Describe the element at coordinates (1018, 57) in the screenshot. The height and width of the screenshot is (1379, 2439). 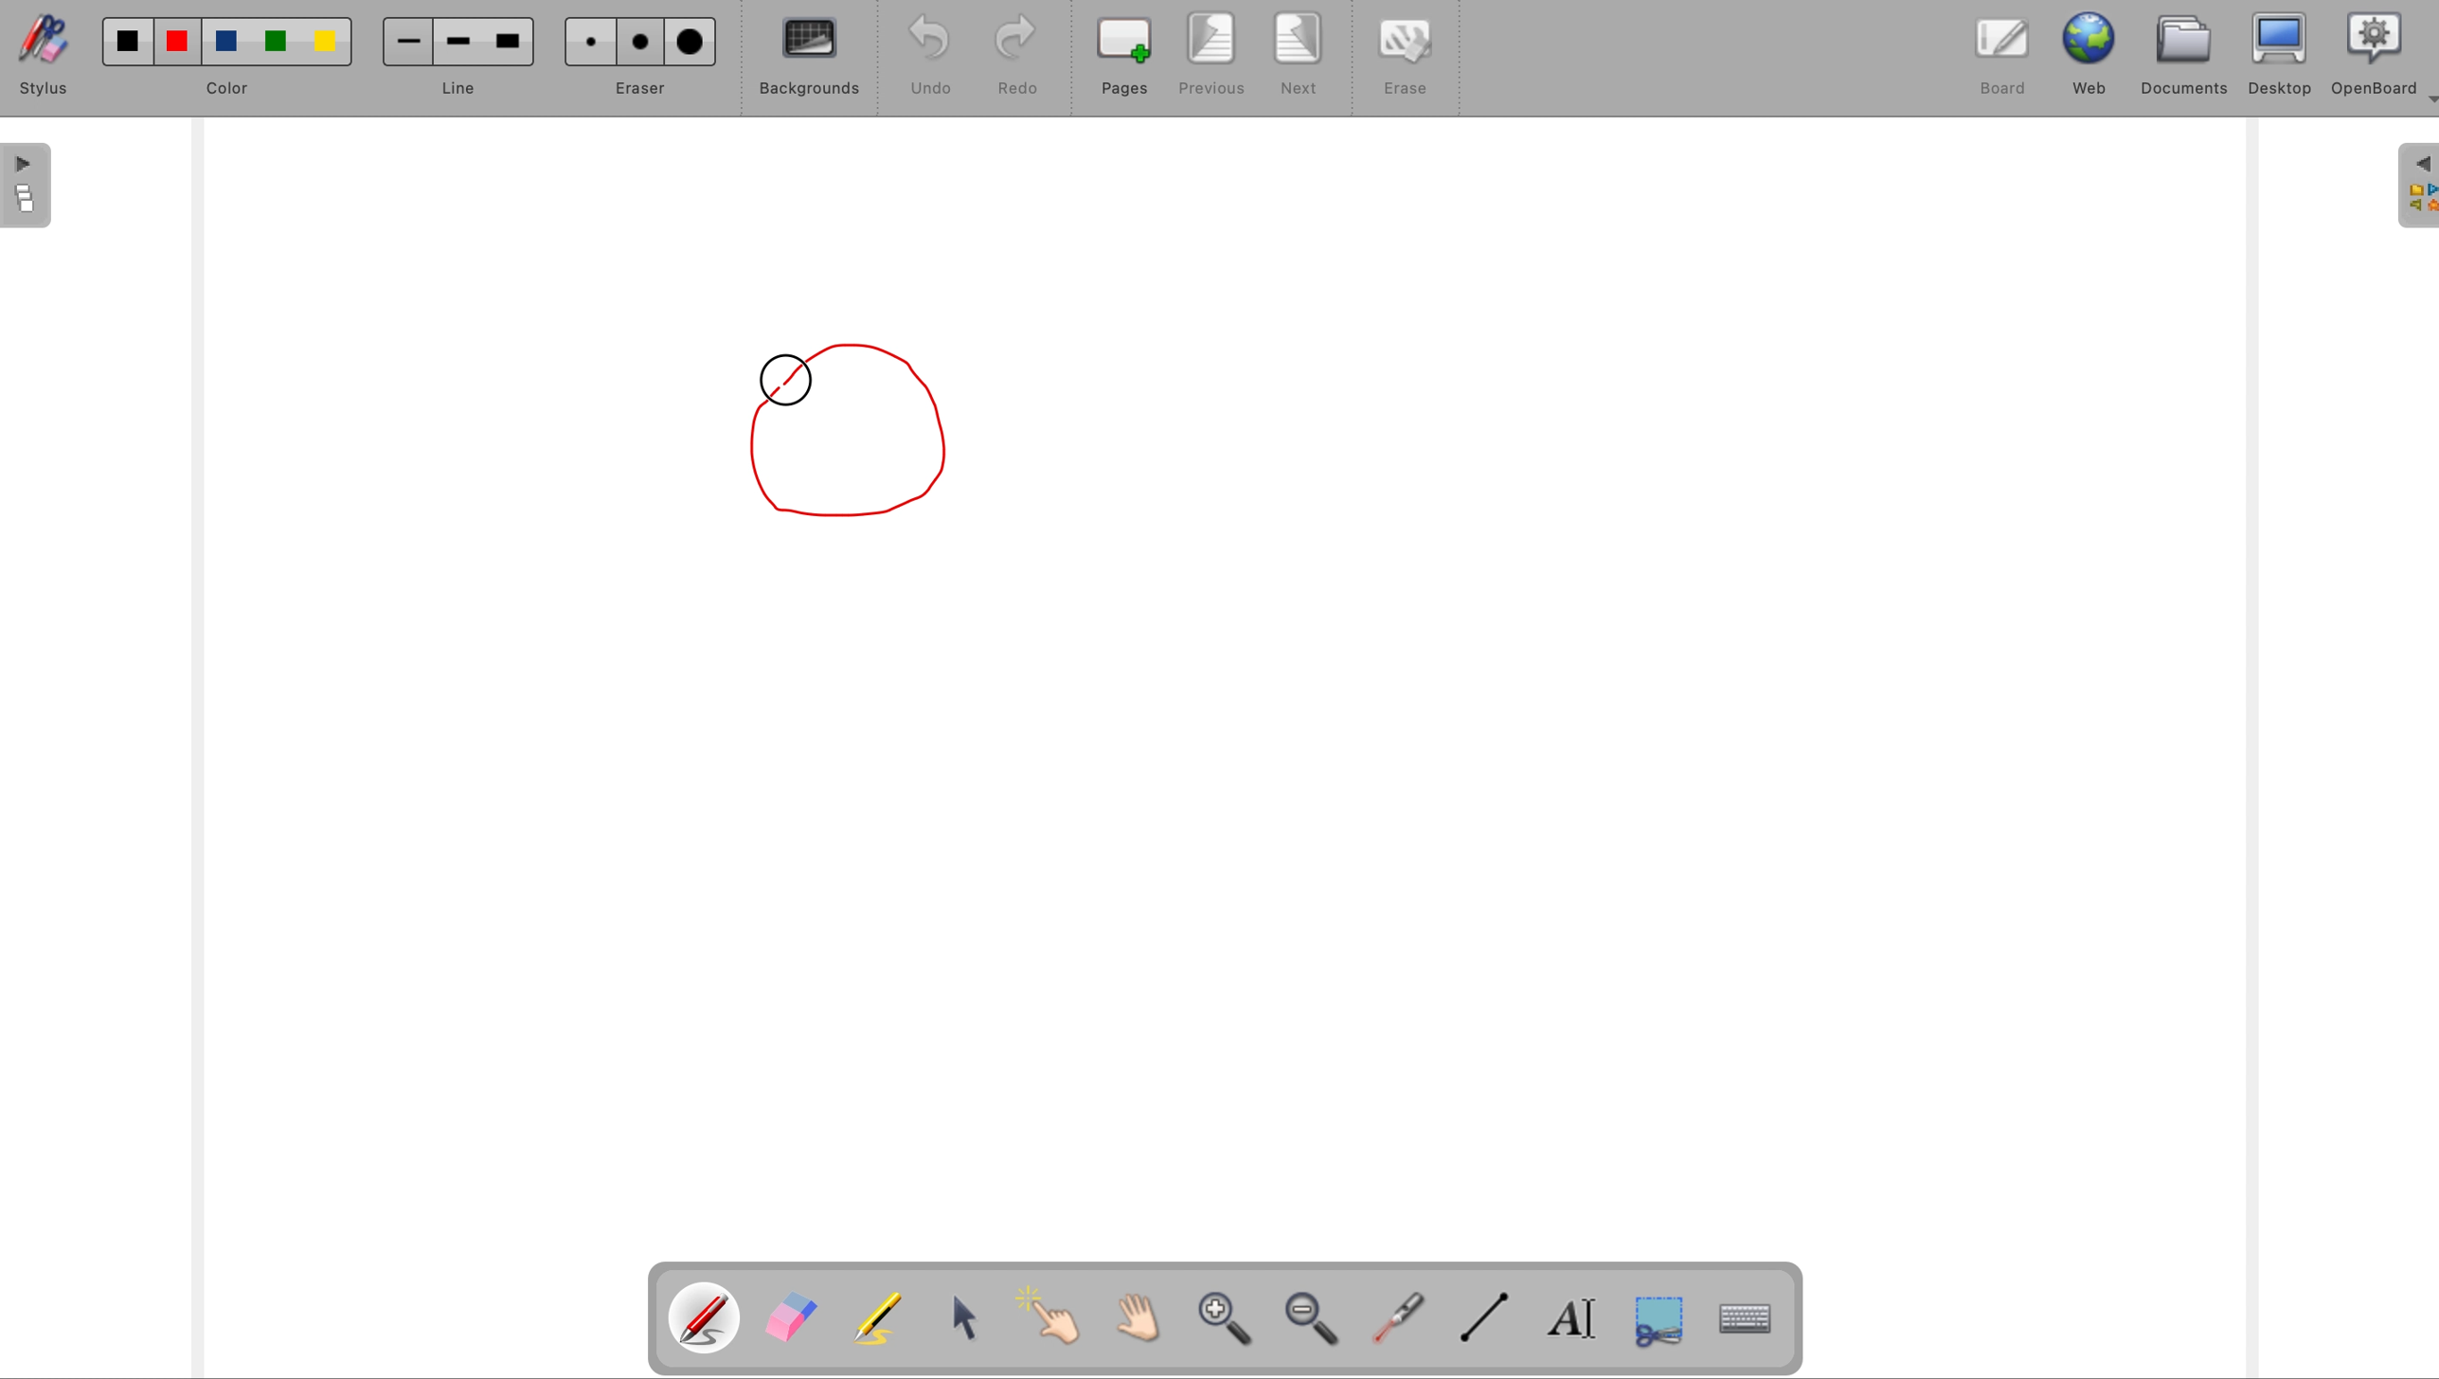
I see `redo` at that location.